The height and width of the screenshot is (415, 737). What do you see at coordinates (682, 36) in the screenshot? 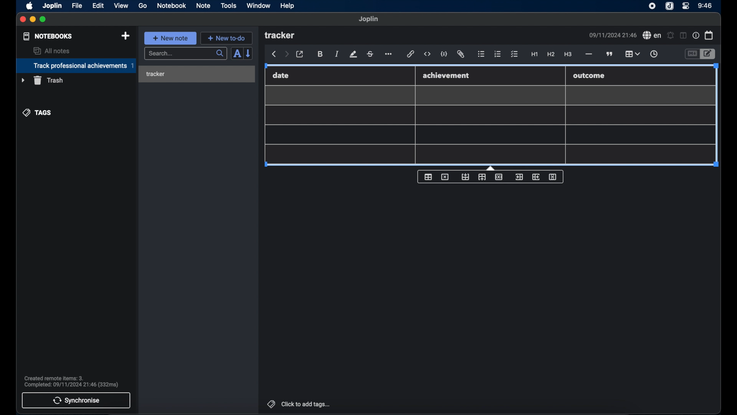
I see `toggle editor layout` at bounding box center [682, 36].